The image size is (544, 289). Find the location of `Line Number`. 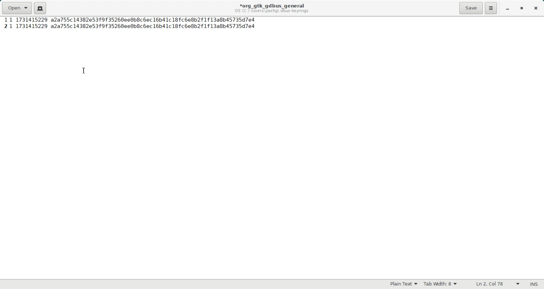

Line Number is located at coordinates (6, 26).